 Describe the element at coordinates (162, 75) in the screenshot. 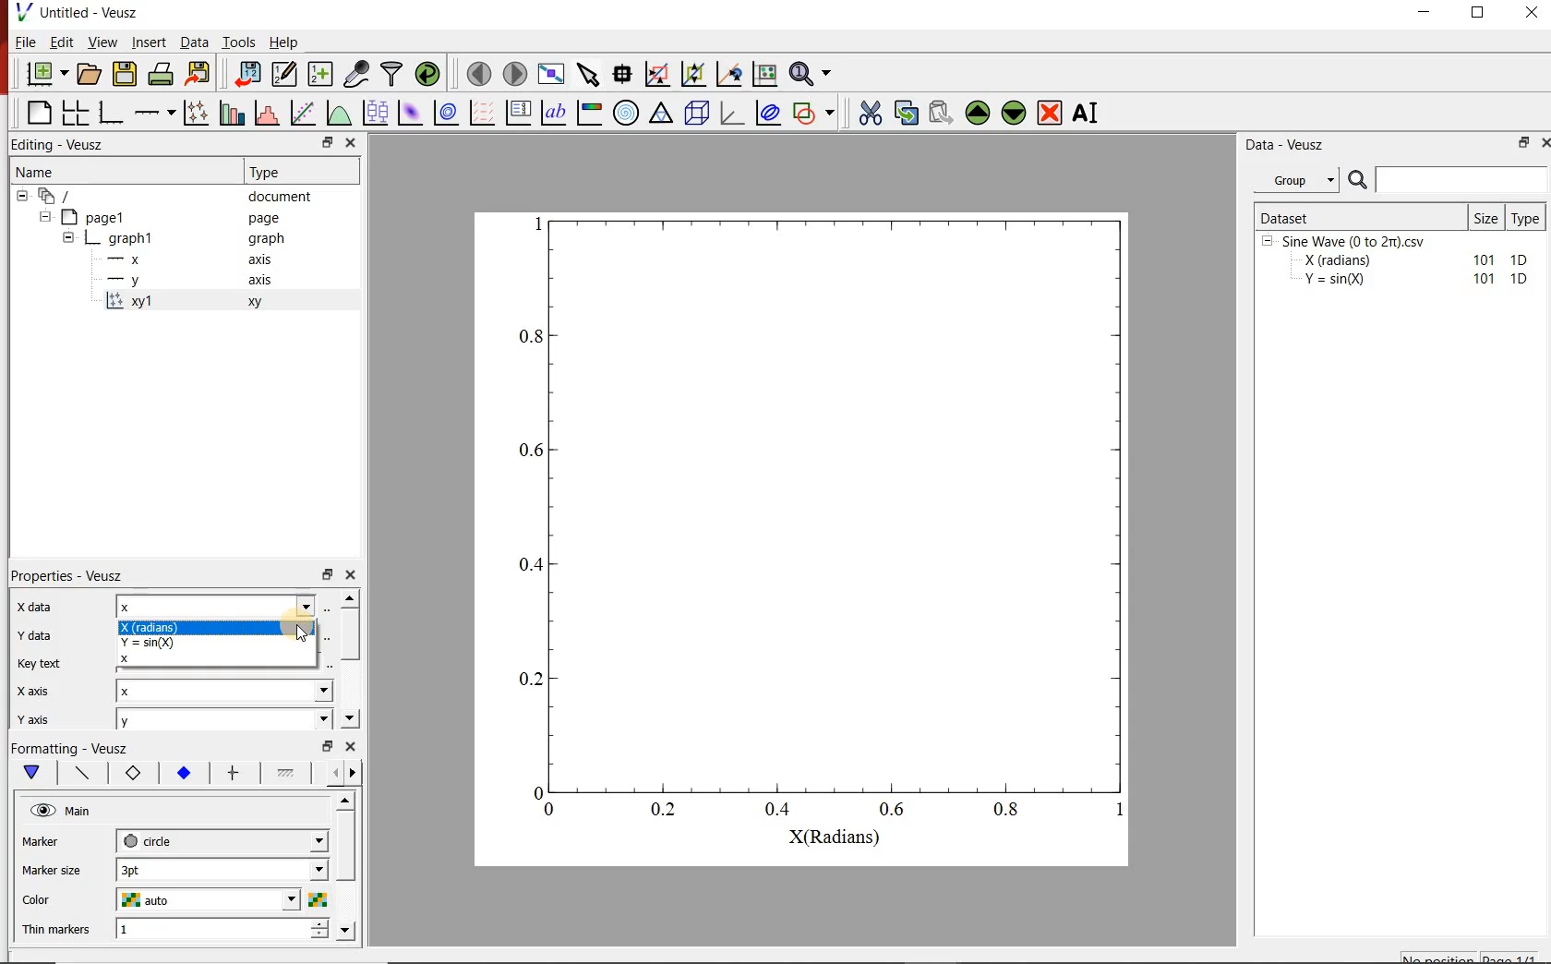

I see `print` at that location.